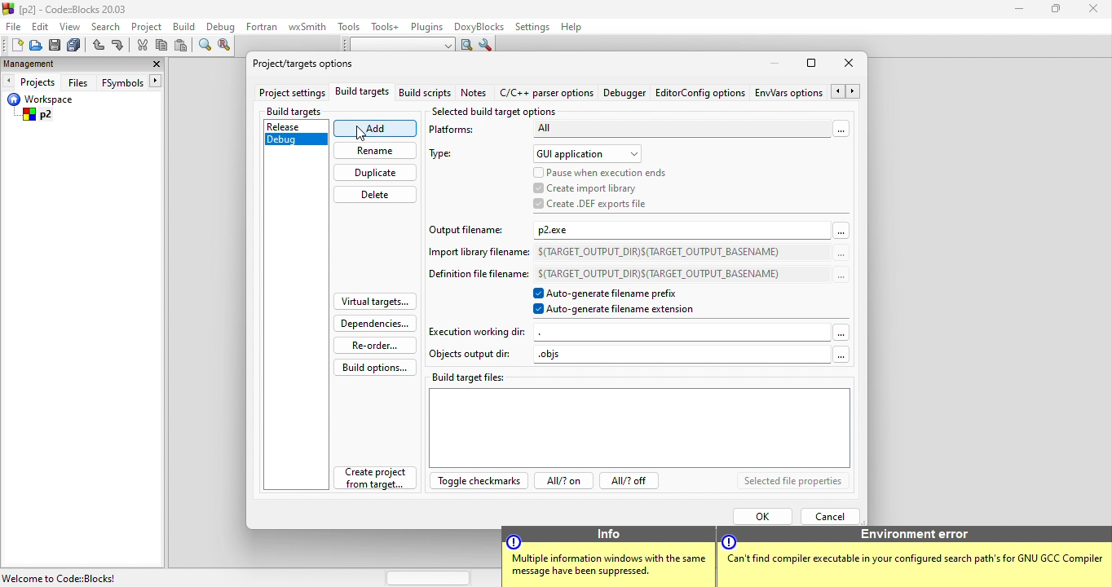 This screenshot has height=587, width=1112. Describe the element at coordinates (849, 64) in the screenshot. I see `close` at that location.